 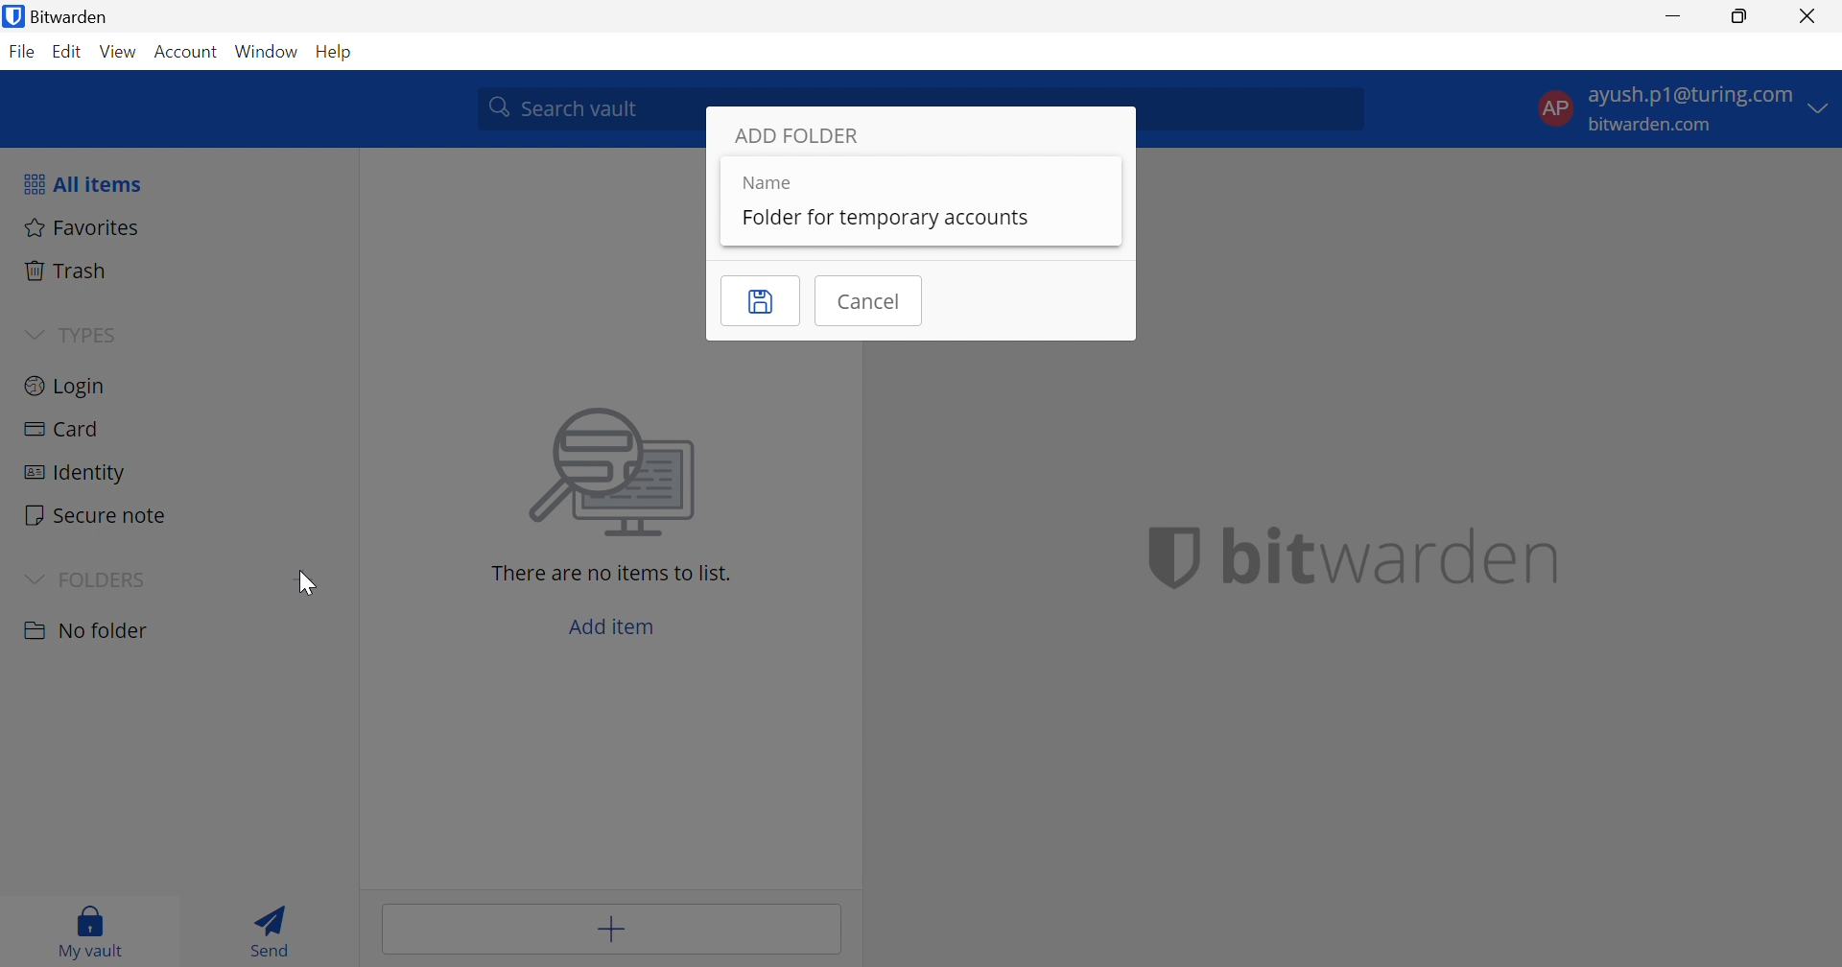 I want to click on Cancel, so click(x=866, y=301).